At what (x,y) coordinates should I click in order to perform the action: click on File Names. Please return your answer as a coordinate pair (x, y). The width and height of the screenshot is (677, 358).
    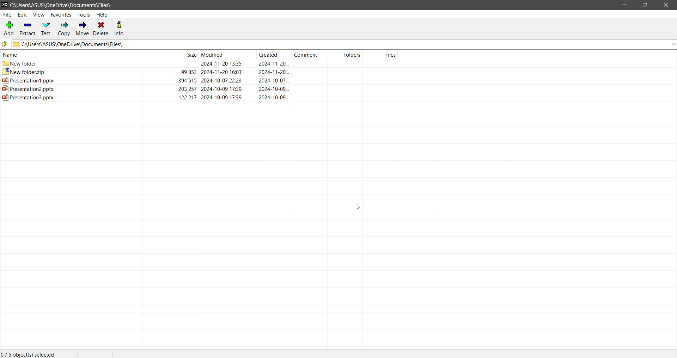
    Looking at the image, I should click on (71, 54).